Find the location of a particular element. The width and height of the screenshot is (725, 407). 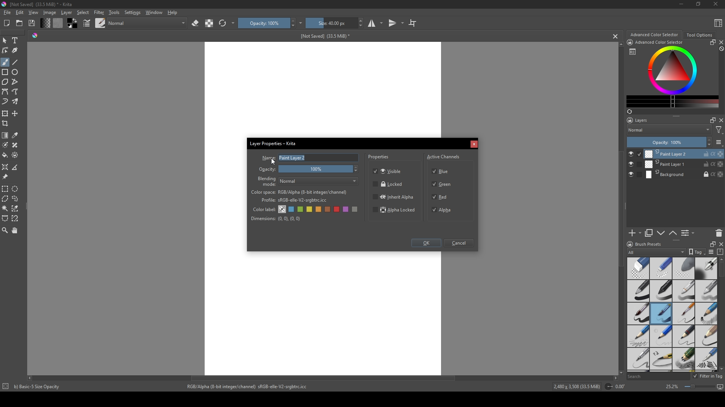

pen is located at coordinates (638, 291).